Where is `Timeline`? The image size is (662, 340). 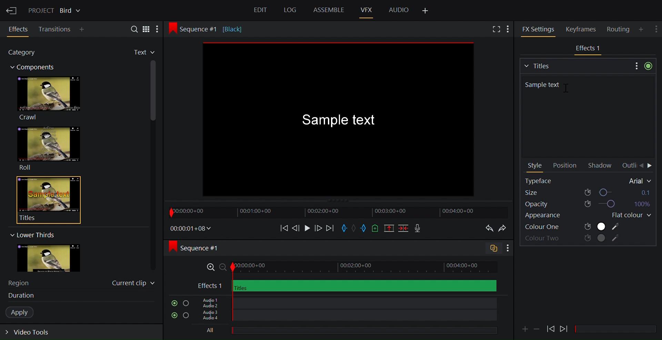
Timeline is located at coordinates (338, 212).